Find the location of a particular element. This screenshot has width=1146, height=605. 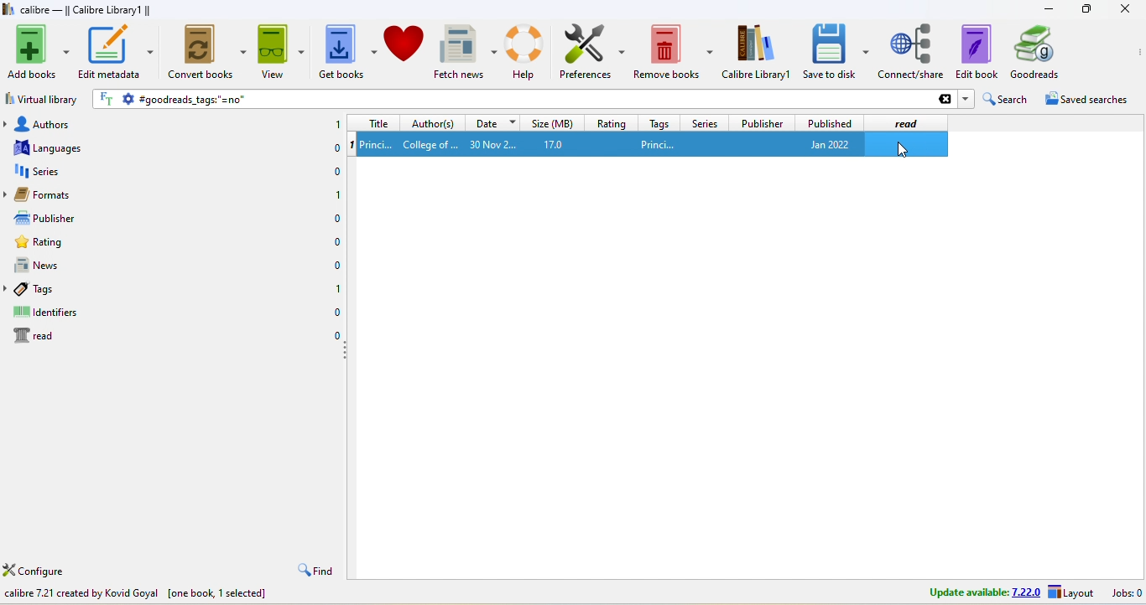

published is located at coordinates (829, 122).